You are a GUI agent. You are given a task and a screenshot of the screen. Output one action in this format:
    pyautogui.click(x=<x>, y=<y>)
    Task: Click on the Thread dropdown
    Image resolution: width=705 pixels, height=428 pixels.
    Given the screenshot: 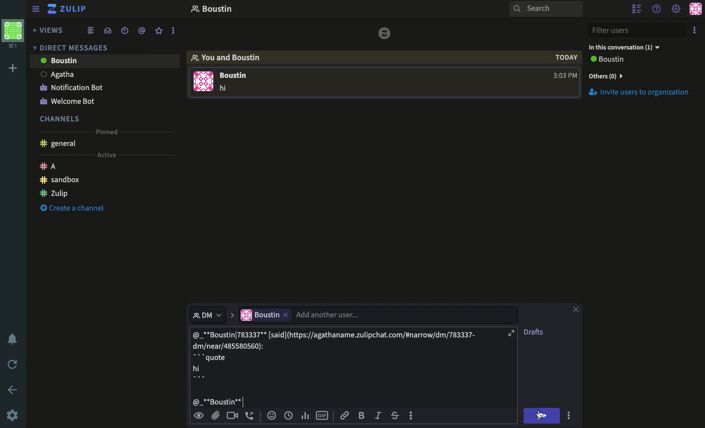 What is the action you would take?
    pyautogui.click(x=204, y=314)
    